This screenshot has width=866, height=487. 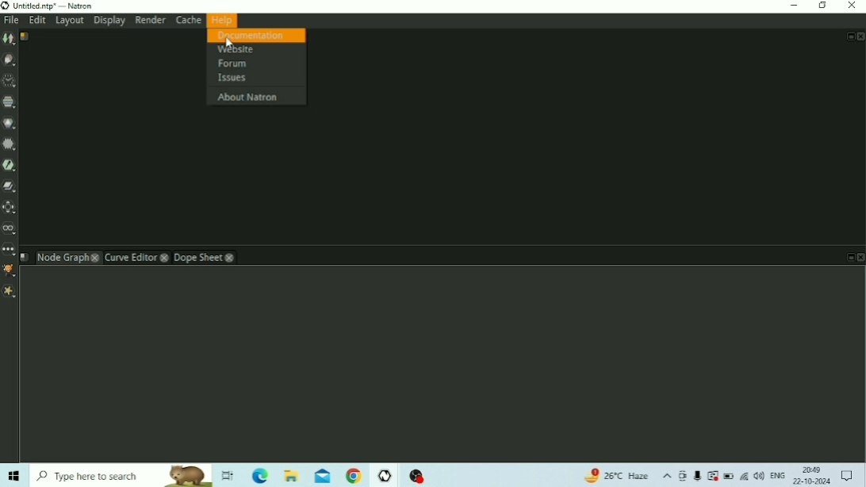 I want to click on Edit, so click(x=37, y=20).